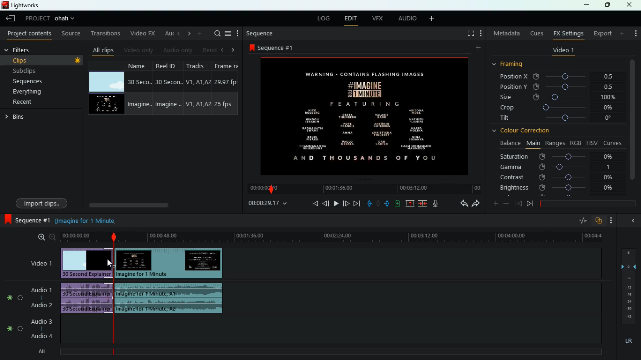 This screenshot has height=360, width=641. What do you see at coordinates (33, 102) in the screenshot?
I see `recent` at bounding box center [33, 102].